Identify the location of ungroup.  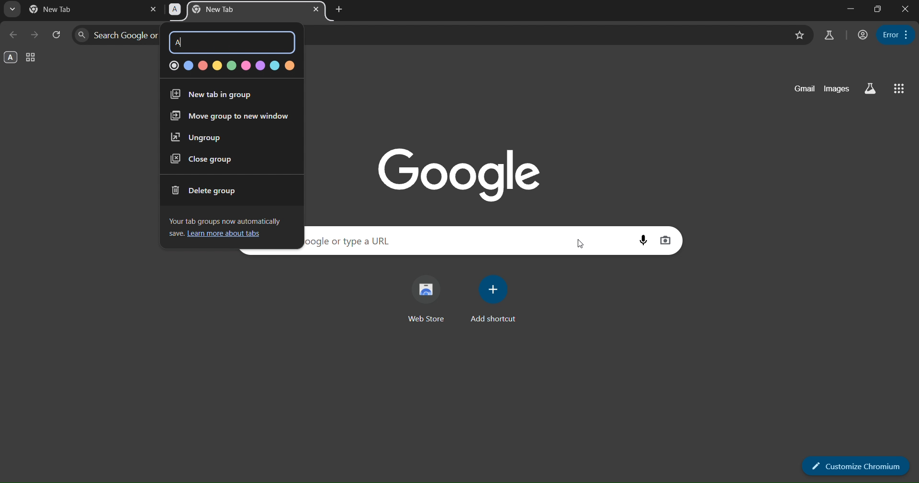
(198, 137).